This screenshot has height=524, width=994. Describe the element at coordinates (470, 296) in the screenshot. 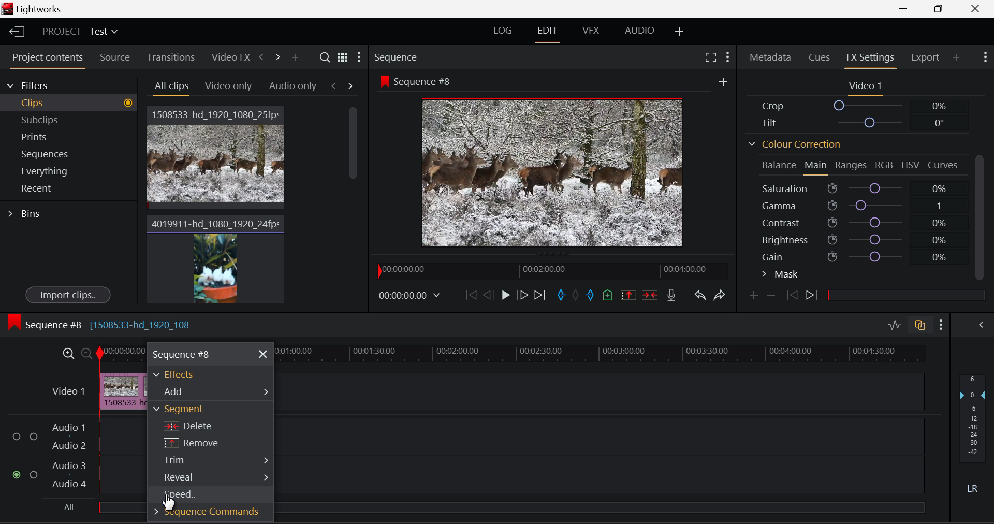

I see `To Beginning` at that location.